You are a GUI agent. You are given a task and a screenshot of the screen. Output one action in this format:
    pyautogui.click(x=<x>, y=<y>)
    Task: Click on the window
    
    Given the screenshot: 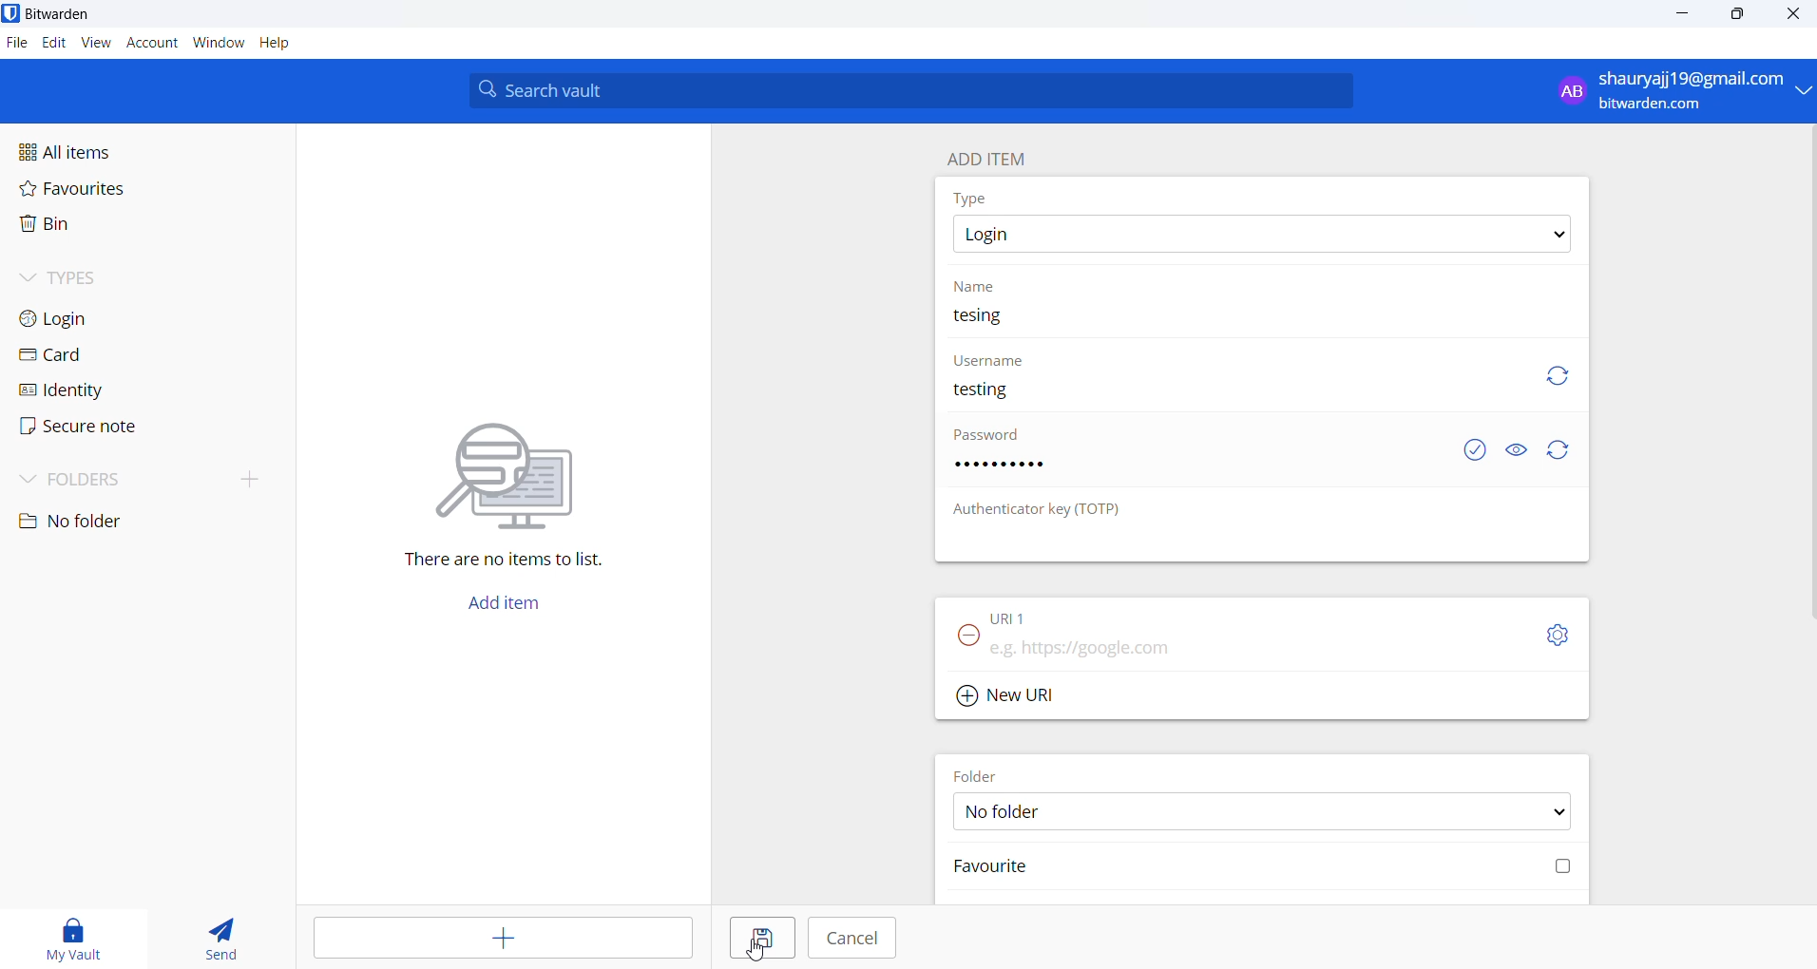 What is the action you would take?
    pyautogui.click(x=218, y=45)
    